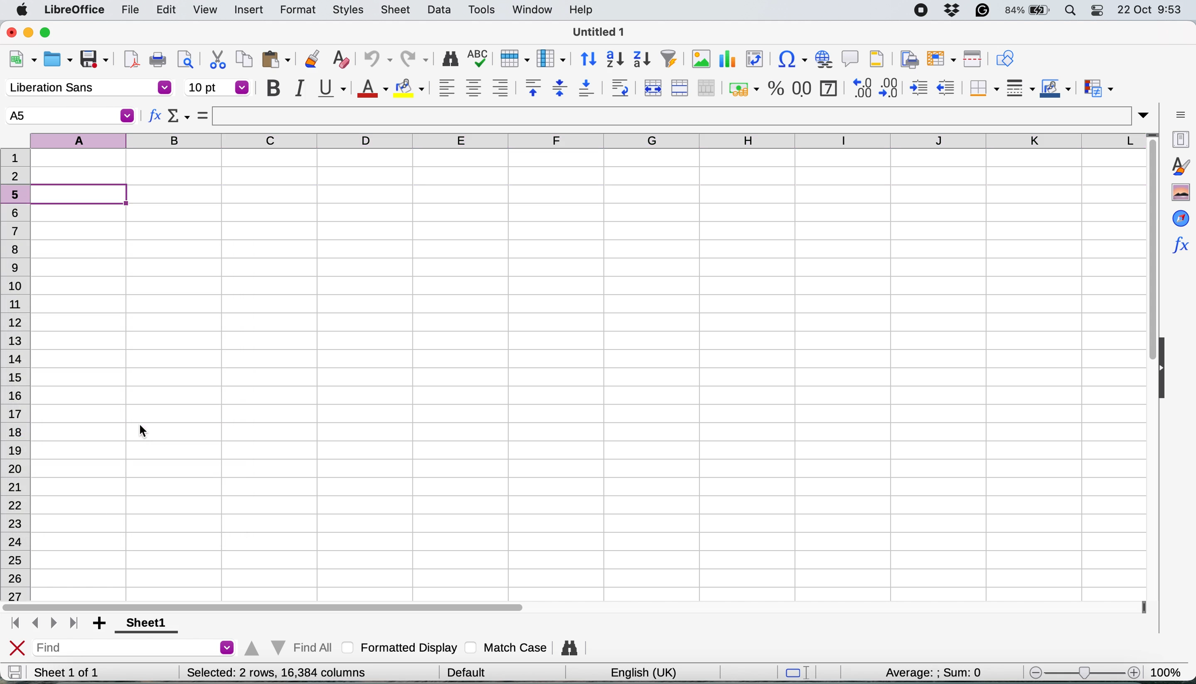 The height and width of the screenshot is (684, 1196). What do you see at coordinates (132, 59) in the screenshot?
I see `export directly as pdf` at bounding box center [132, 59].